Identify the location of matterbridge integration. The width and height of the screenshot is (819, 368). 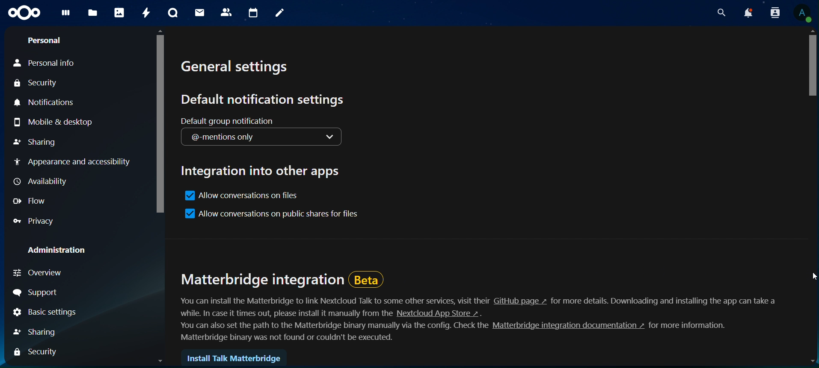
(264, 282).